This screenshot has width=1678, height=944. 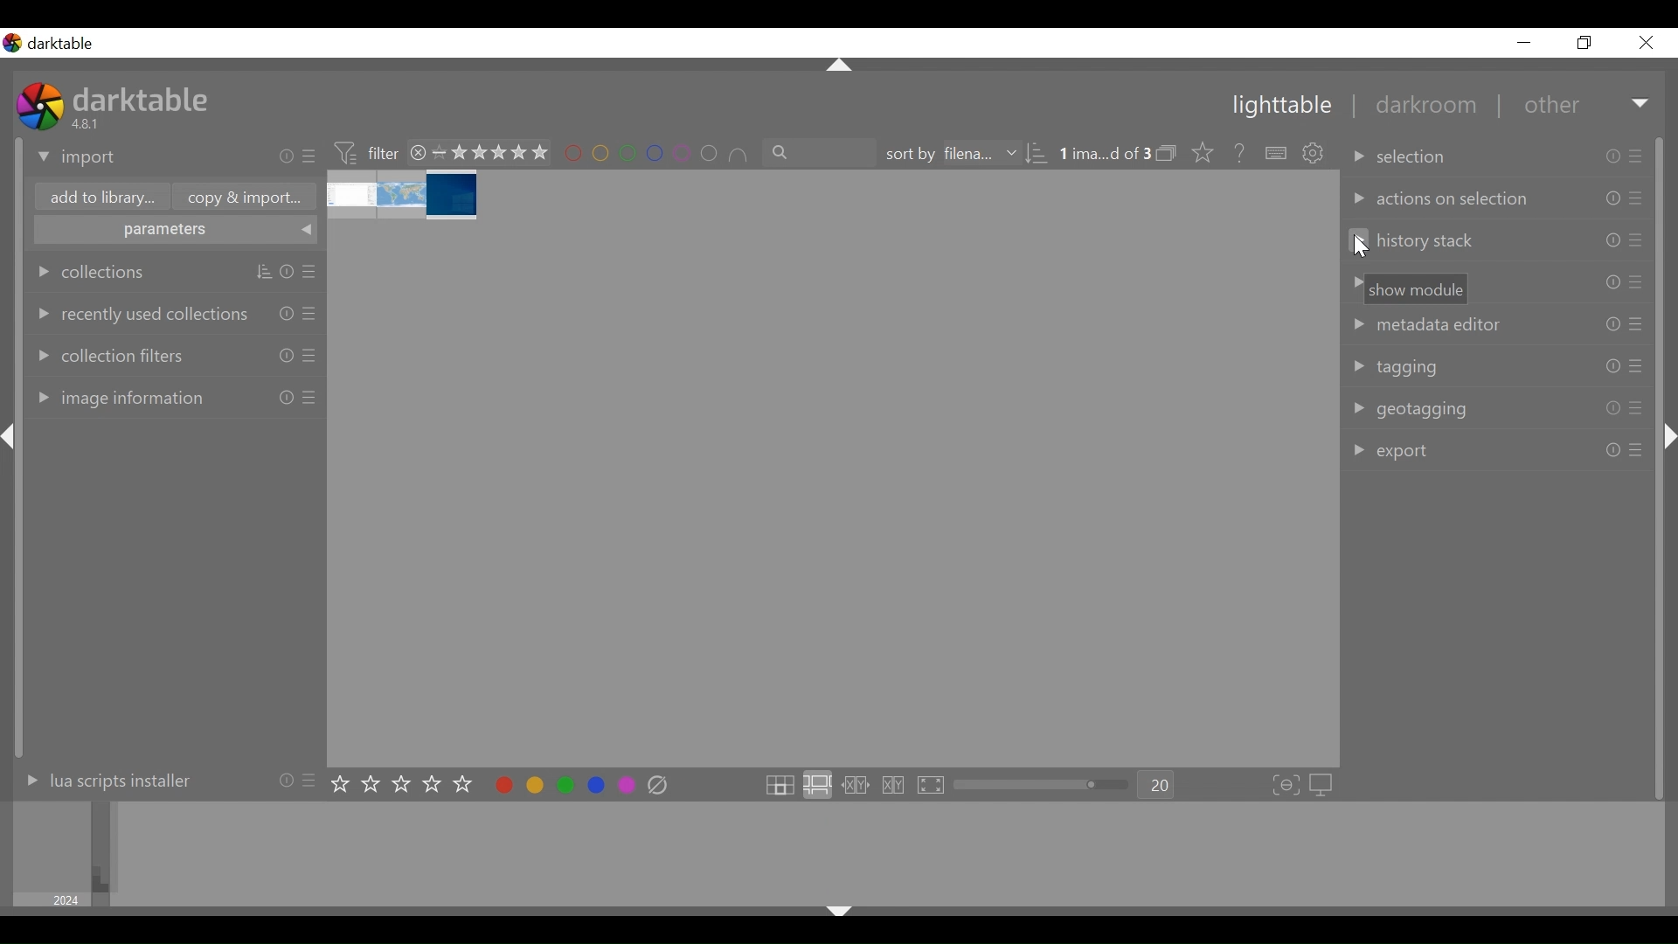 I want to click on presets, so click(x=312, y=779).